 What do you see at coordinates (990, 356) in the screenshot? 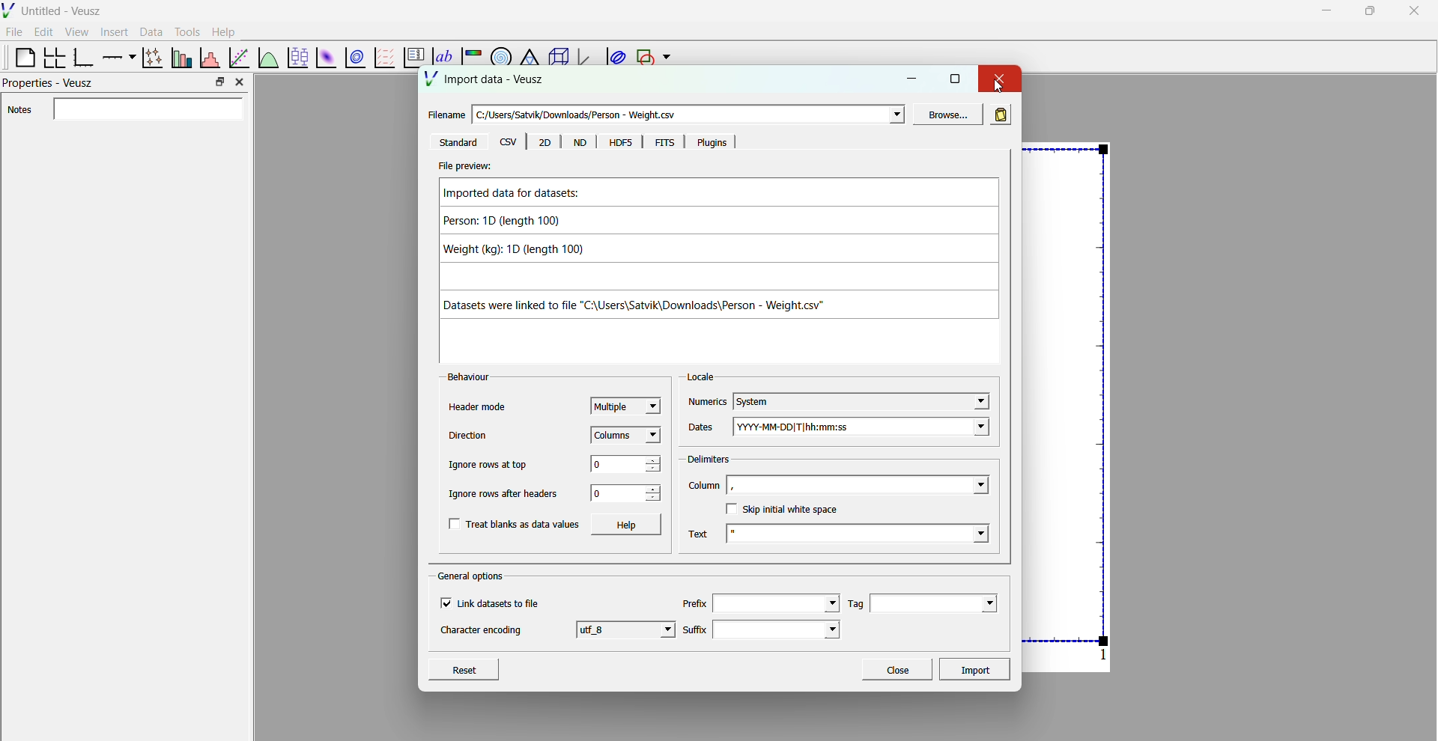
I see `down` at bounding box center [990, 356].